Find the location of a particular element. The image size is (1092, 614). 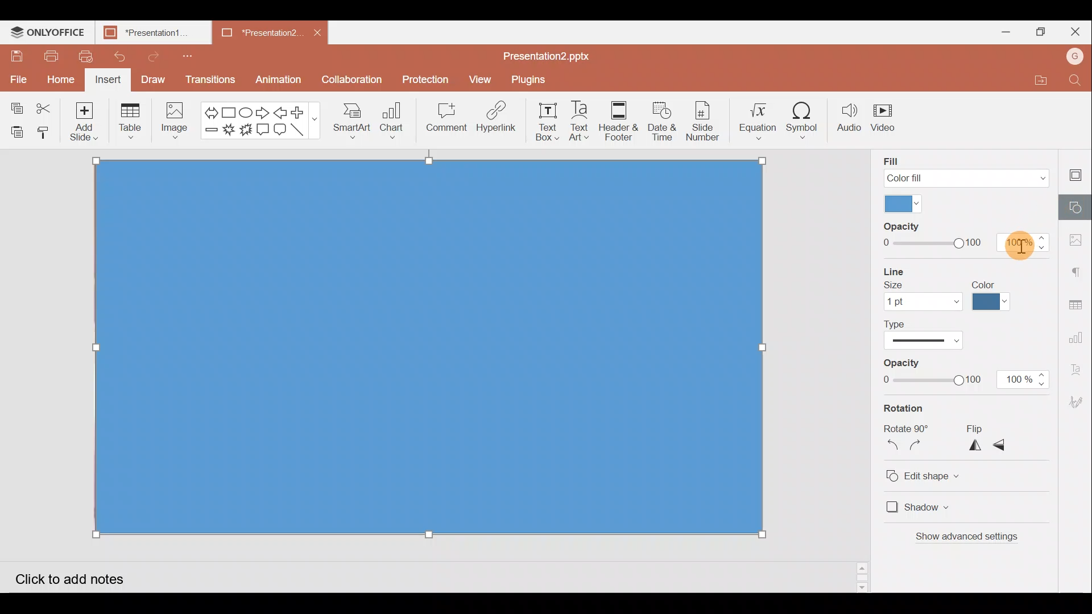

Quick print is located at coordinates (83, 55).